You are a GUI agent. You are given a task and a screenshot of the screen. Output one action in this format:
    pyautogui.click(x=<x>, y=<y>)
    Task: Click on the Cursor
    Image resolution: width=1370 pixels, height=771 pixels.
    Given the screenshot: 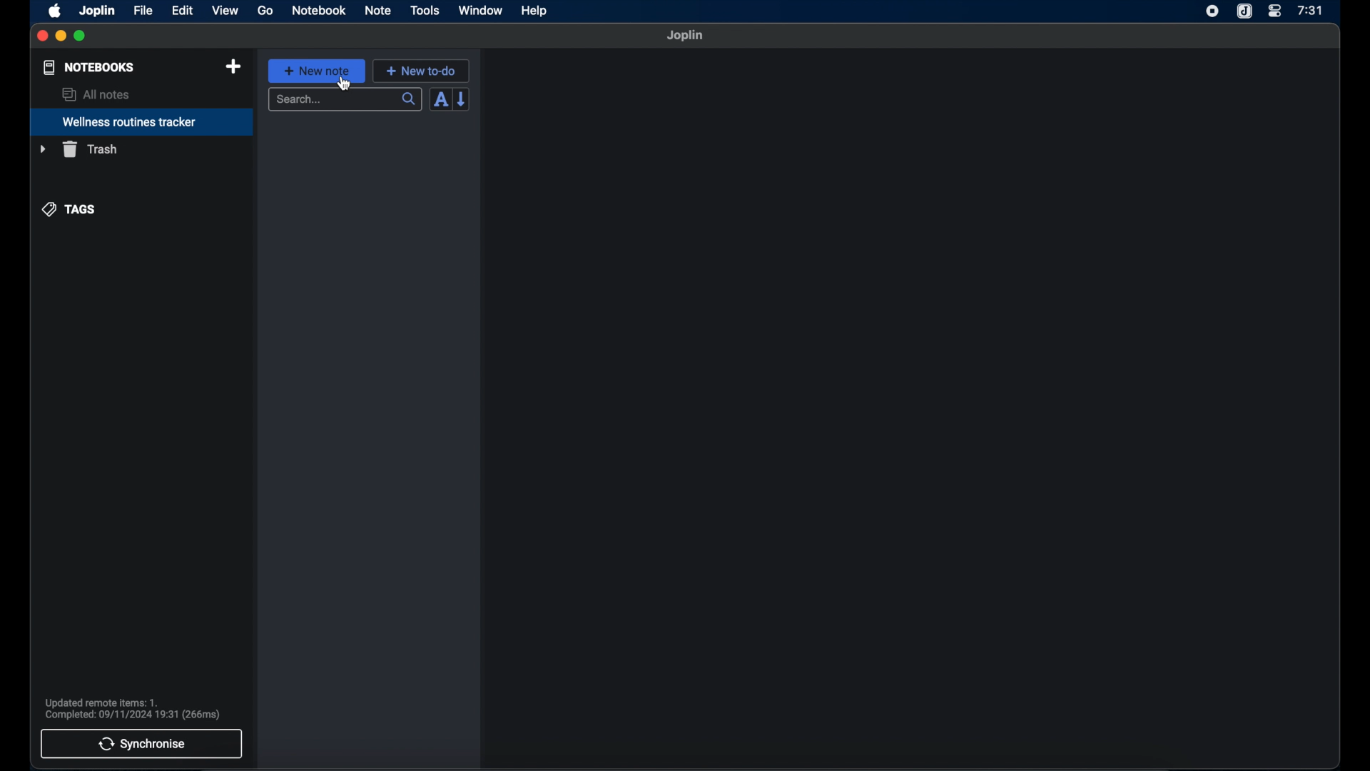 What is the action you would take?
    pyautogui.click(x=345, y=86)
    